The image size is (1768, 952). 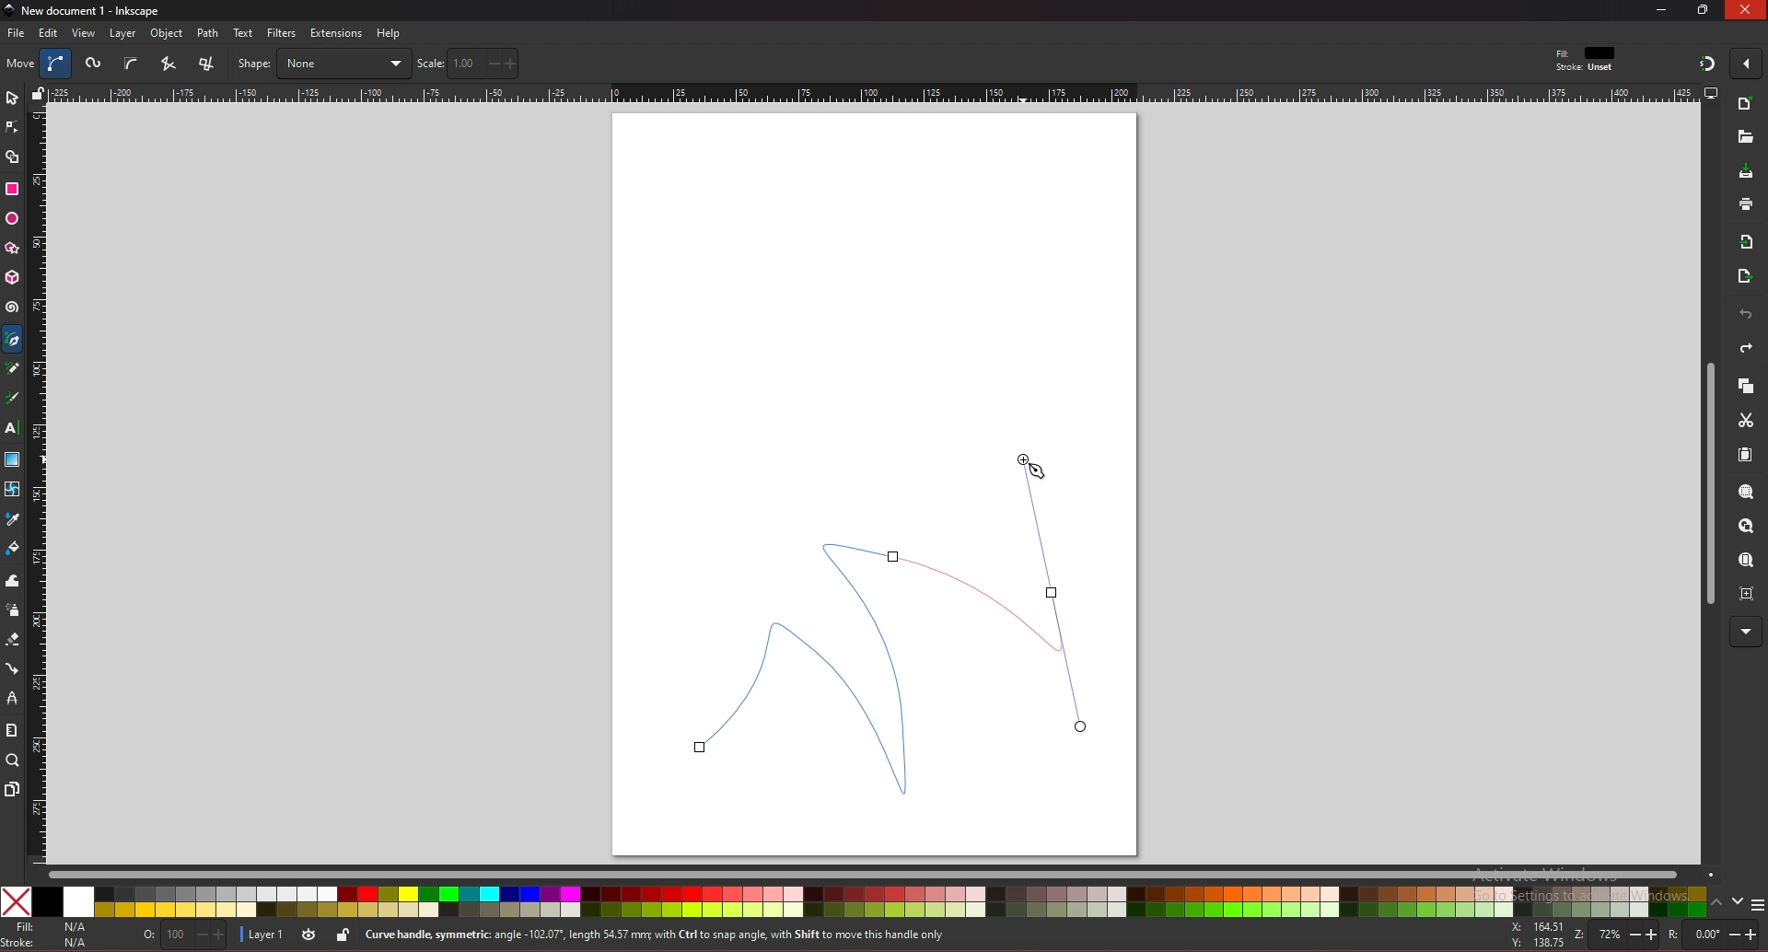 I want to click on new, so click(x=1746, y=106).